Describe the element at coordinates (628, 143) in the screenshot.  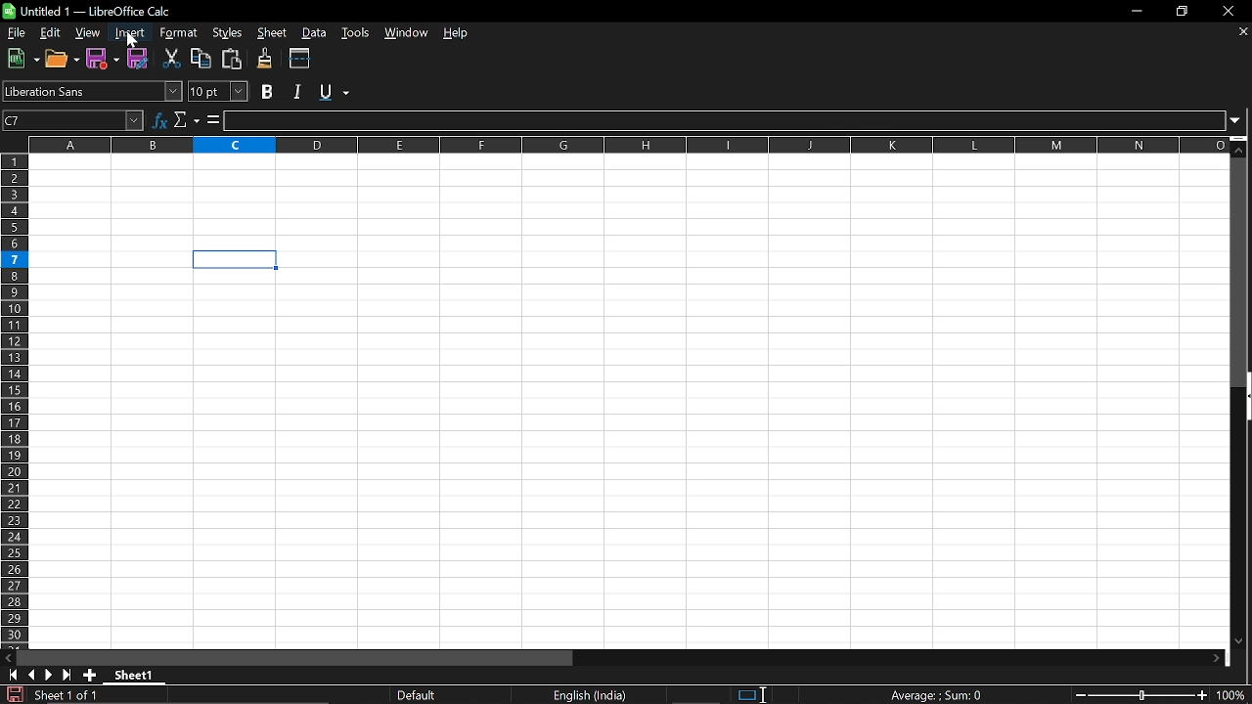
I see `Columns` at that location.